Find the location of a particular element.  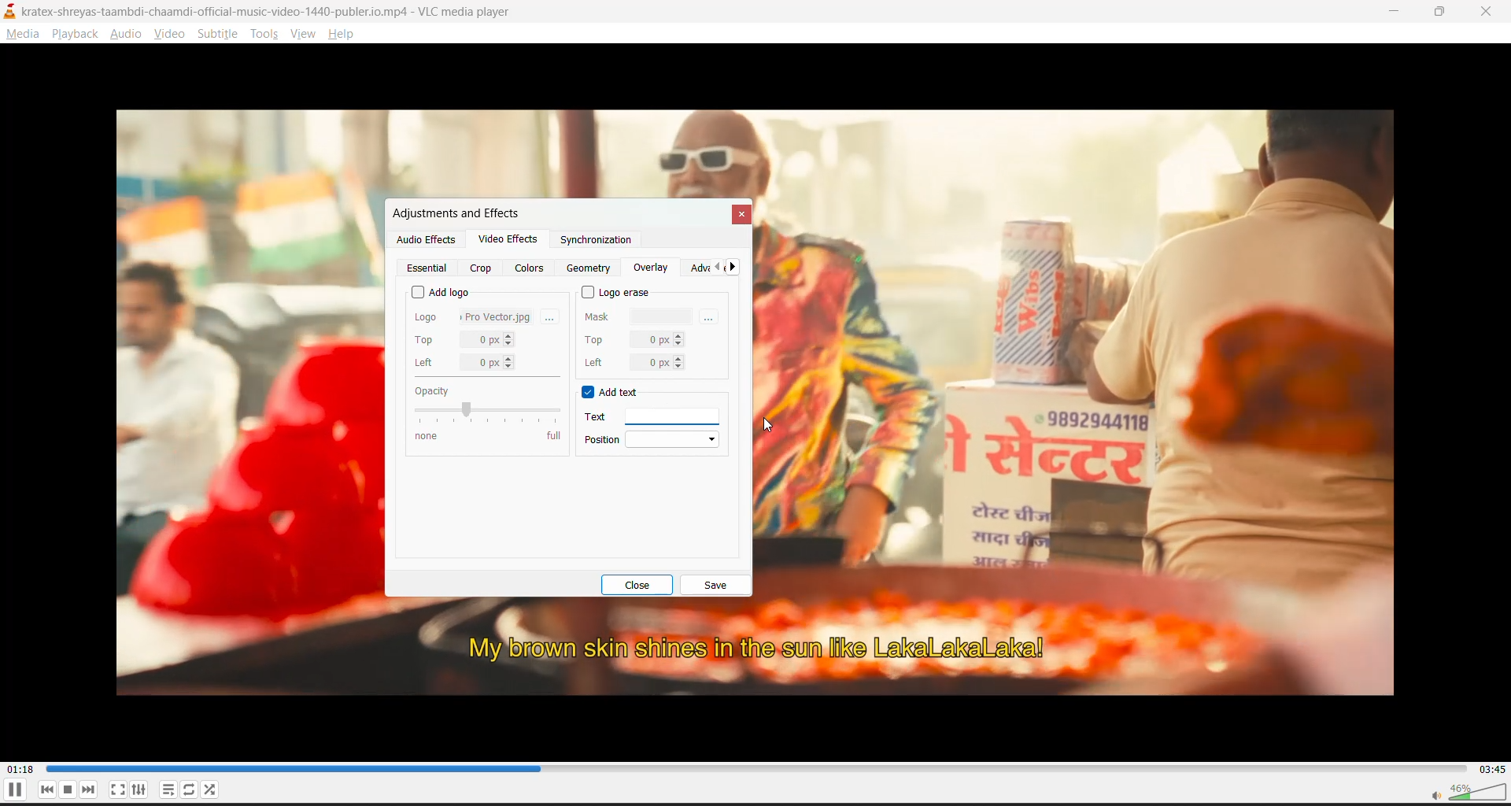

close tab is located at coordinates (740, 215).